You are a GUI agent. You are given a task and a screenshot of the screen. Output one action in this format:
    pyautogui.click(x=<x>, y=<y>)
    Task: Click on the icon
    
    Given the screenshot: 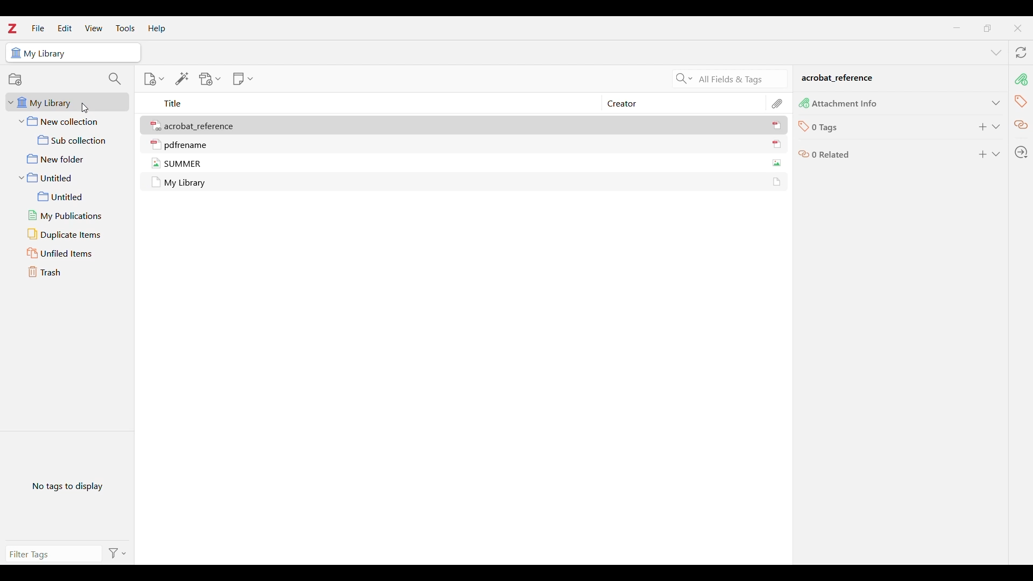 What is the action you would take?
    pyautogui.click(x=156, y=144)
    